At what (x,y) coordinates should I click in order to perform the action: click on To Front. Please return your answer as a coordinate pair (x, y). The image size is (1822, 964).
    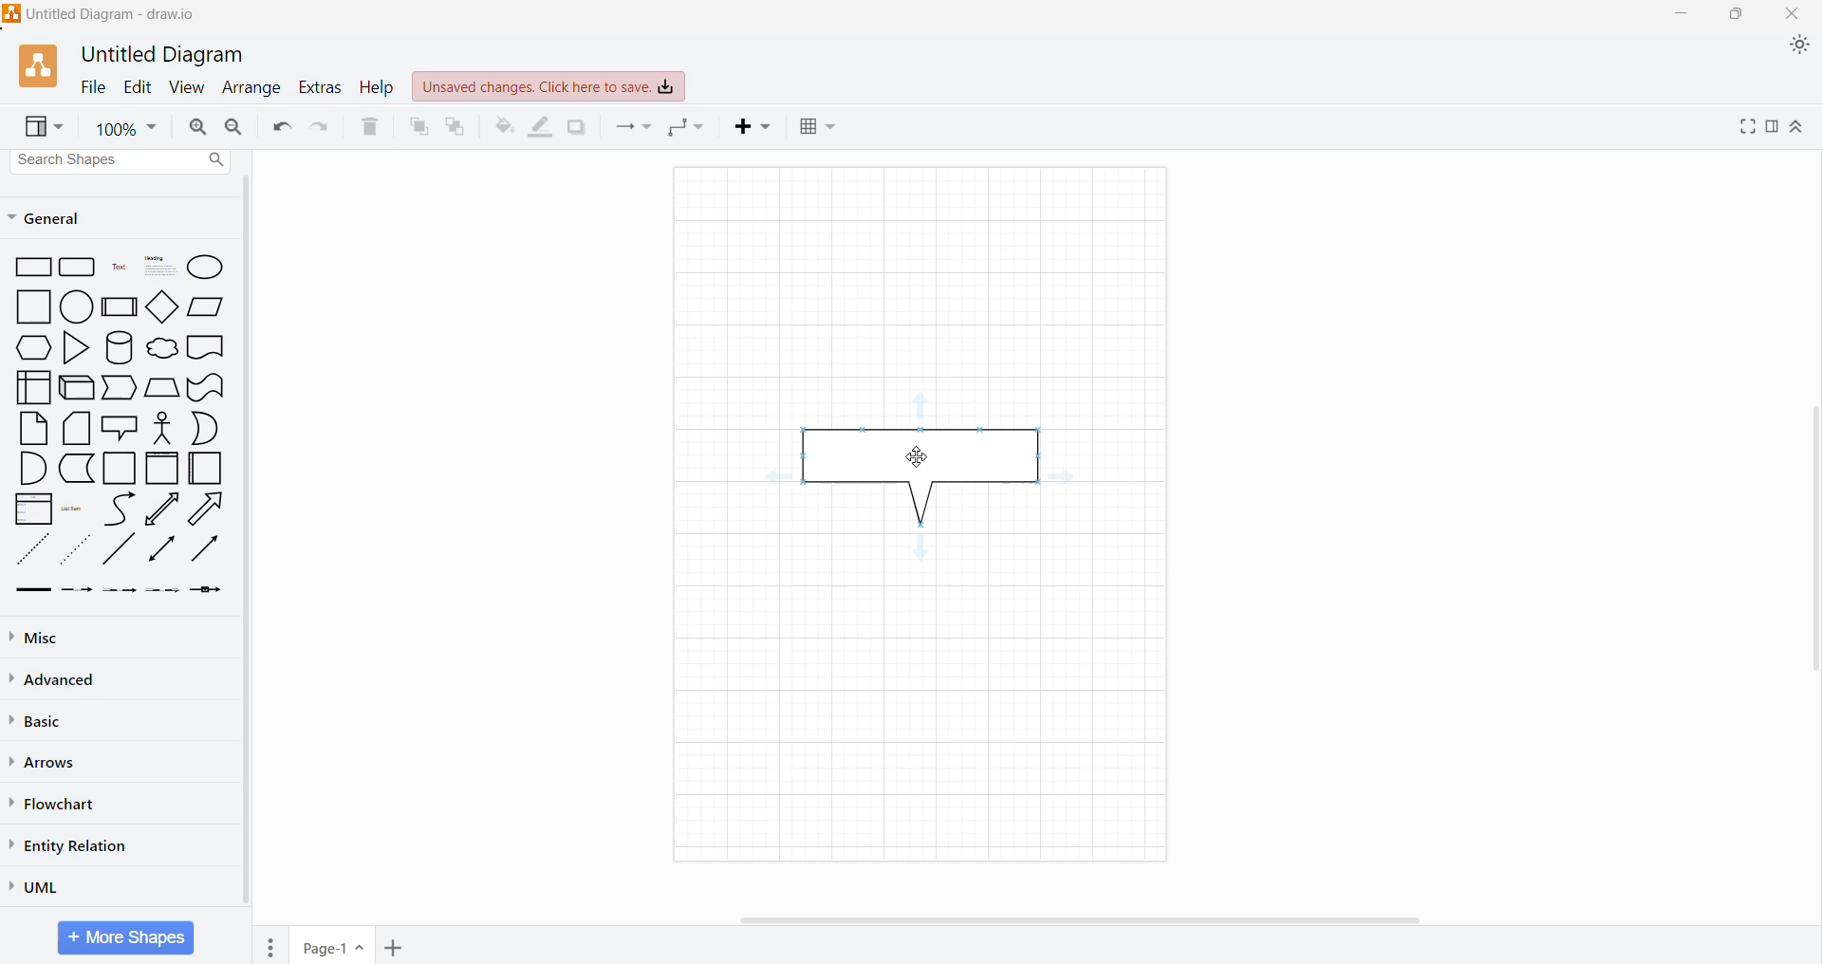
    Looking at the image, I should click on (417, 126).